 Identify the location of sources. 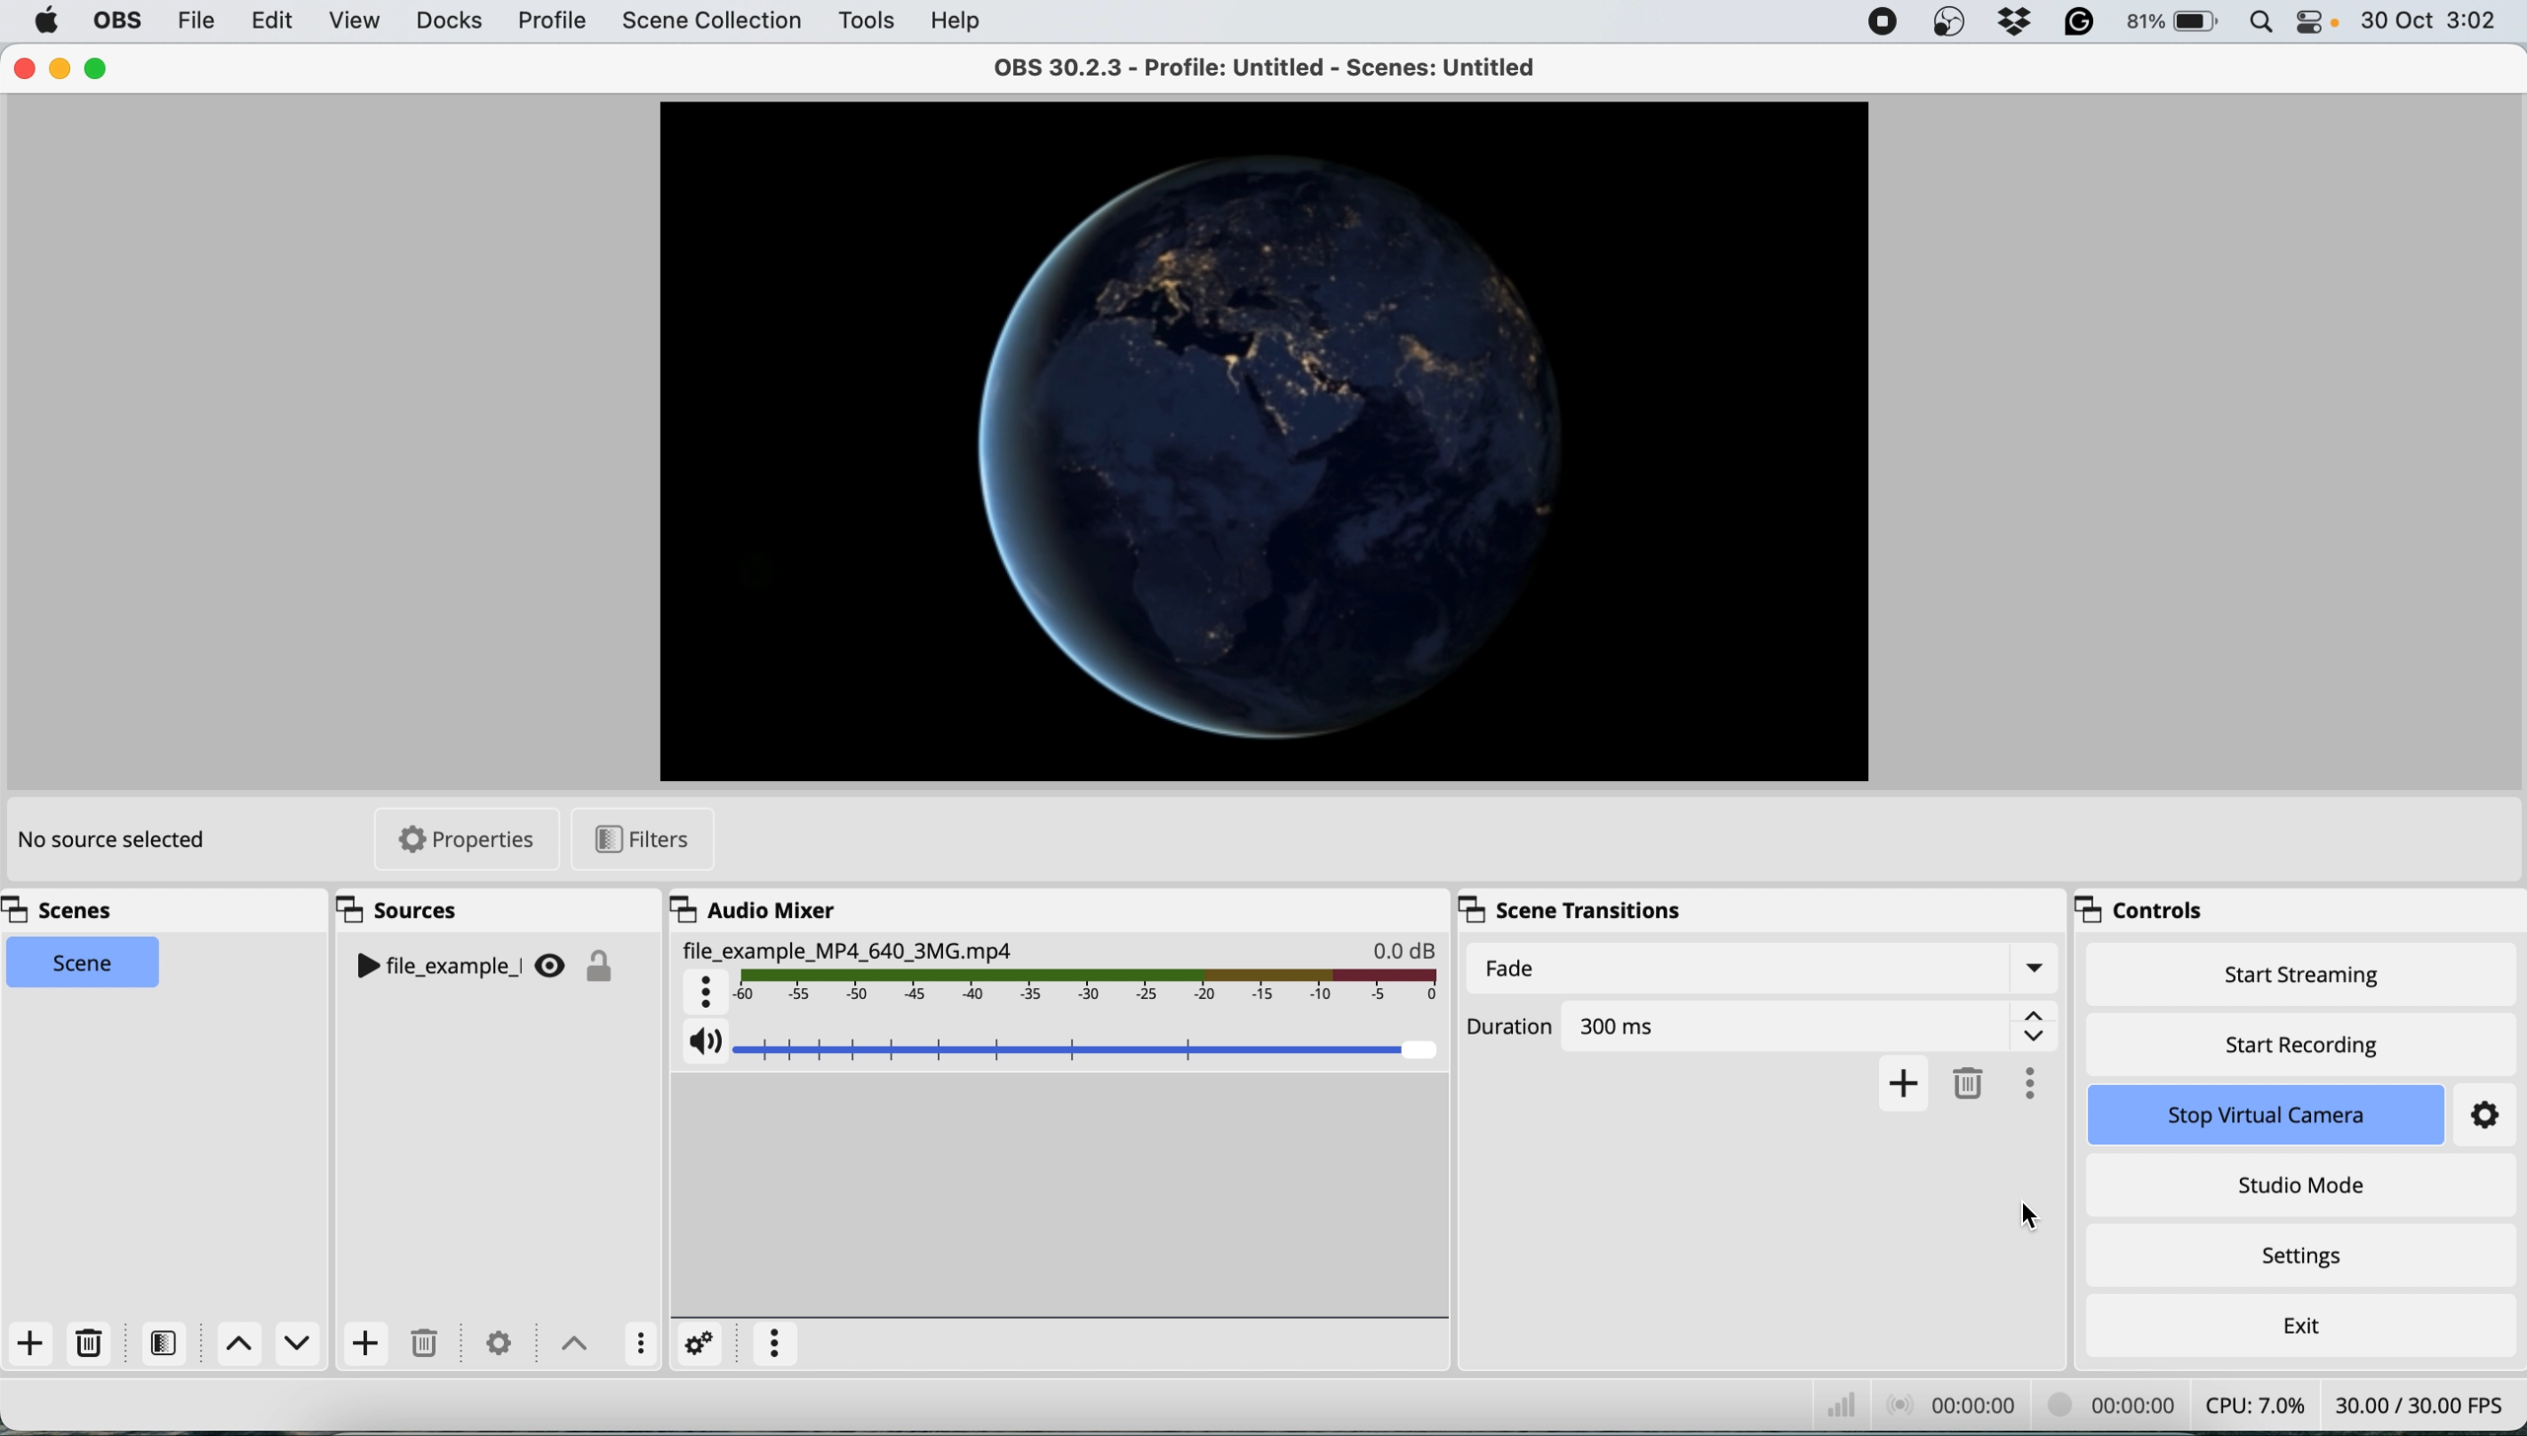
(409, 913).